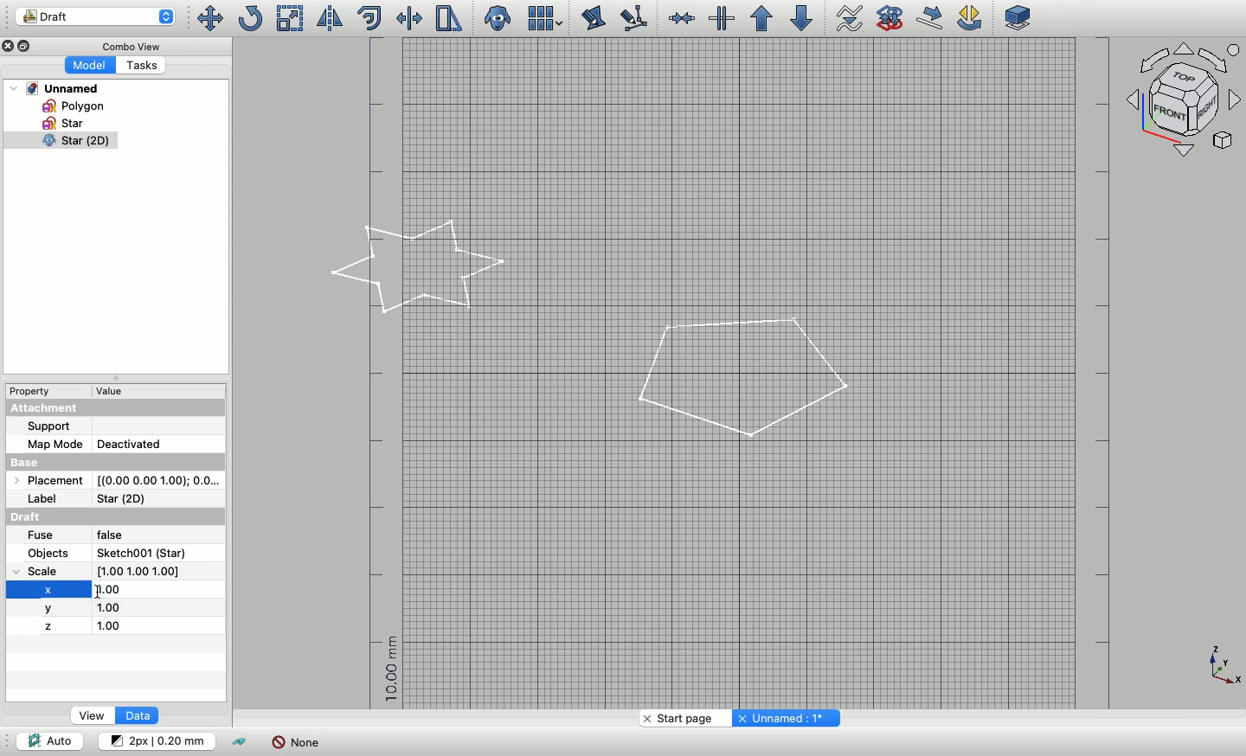 This screenshot has width=1246, height=756. I want to click on Draft, so click(95, 16).